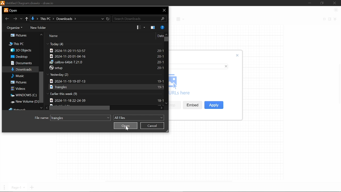 The width and height of the screenshot is (341, 192). I want to click on Traingles, so click(62, 87).